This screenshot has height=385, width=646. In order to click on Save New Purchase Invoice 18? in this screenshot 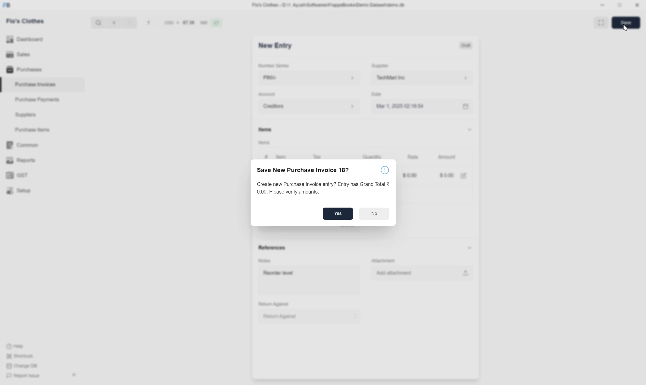, I will do `click(303, 170)`.